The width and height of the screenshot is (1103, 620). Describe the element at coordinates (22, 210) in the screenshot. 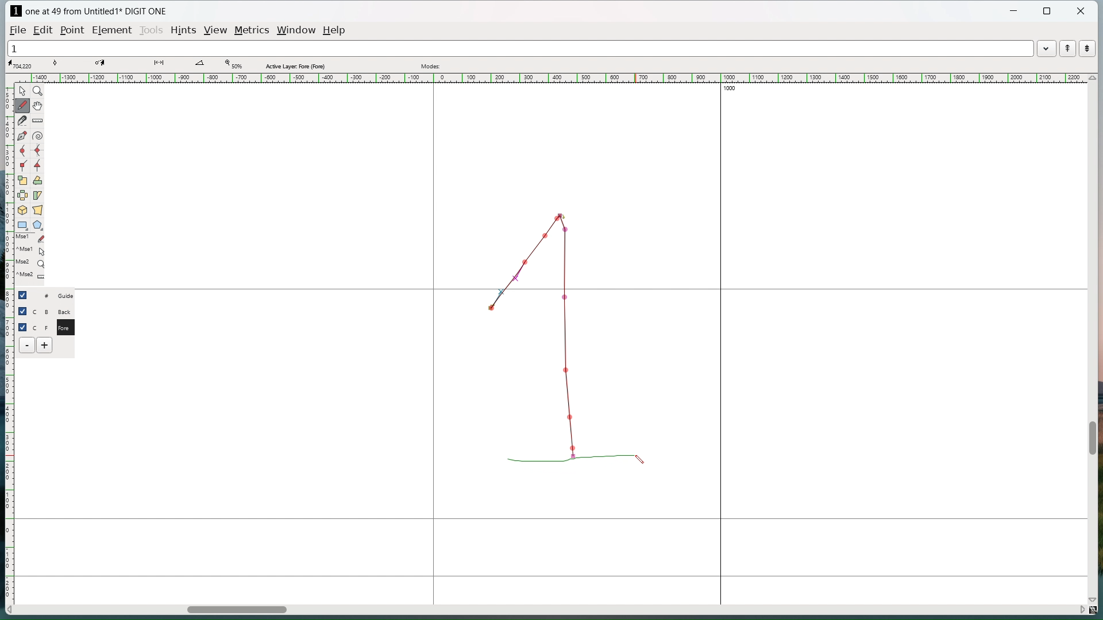

I see `rotate selection in 3d and project back to the place` at that location.